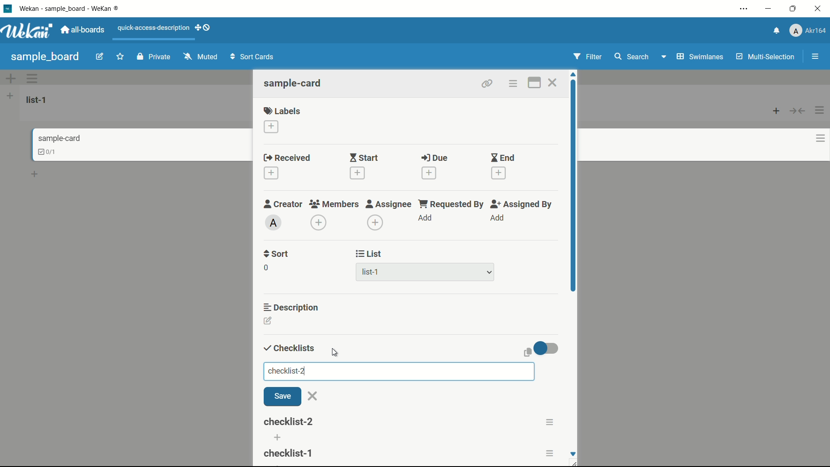 This screenshot has height=467, width=830. I want to click on quick-access-description, so click(154, 28).